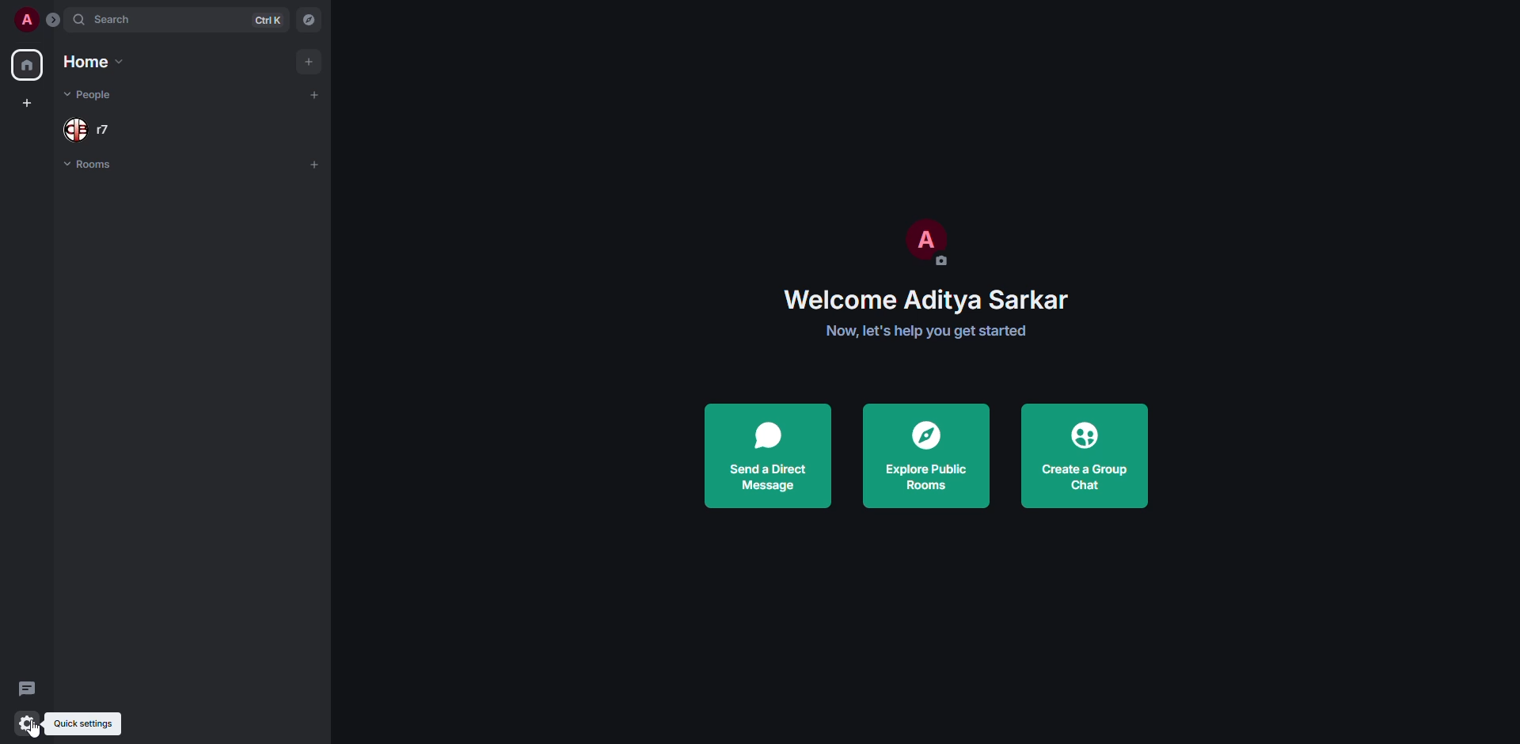  What do you see at coordinates (928, 330) in the screenshot?
I see `get started` at bounding box center [928, 330].